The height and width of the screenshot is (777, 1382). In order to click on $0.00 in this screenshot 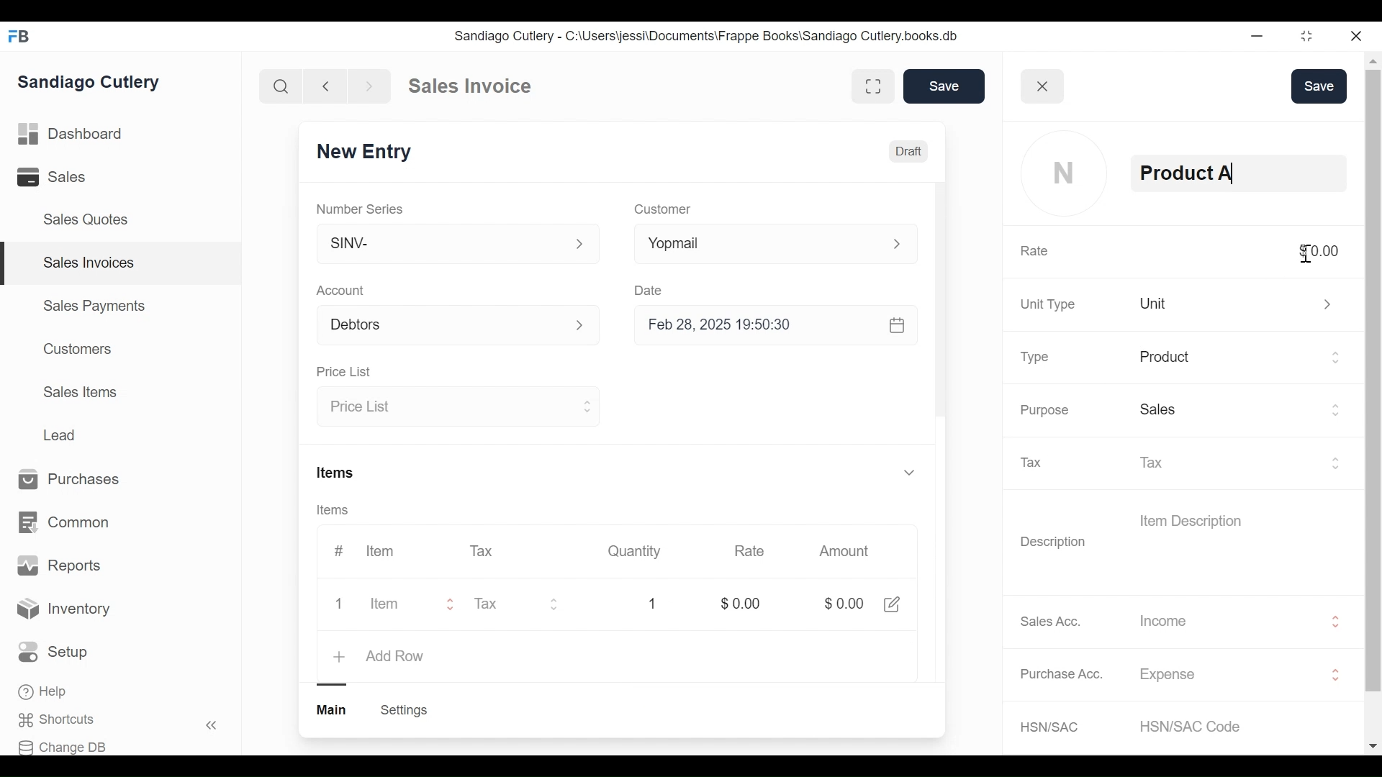, I will do `click(737, 601)`.